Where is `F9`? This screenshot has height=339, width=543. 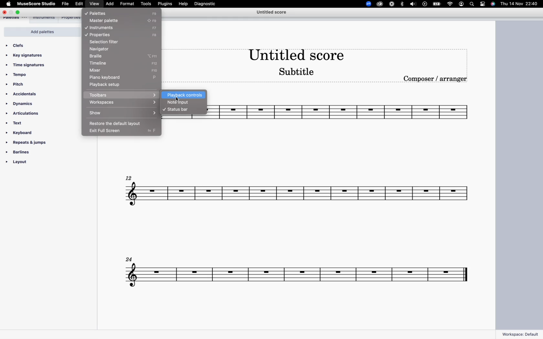 F9 is located at coordinates (156, 13).